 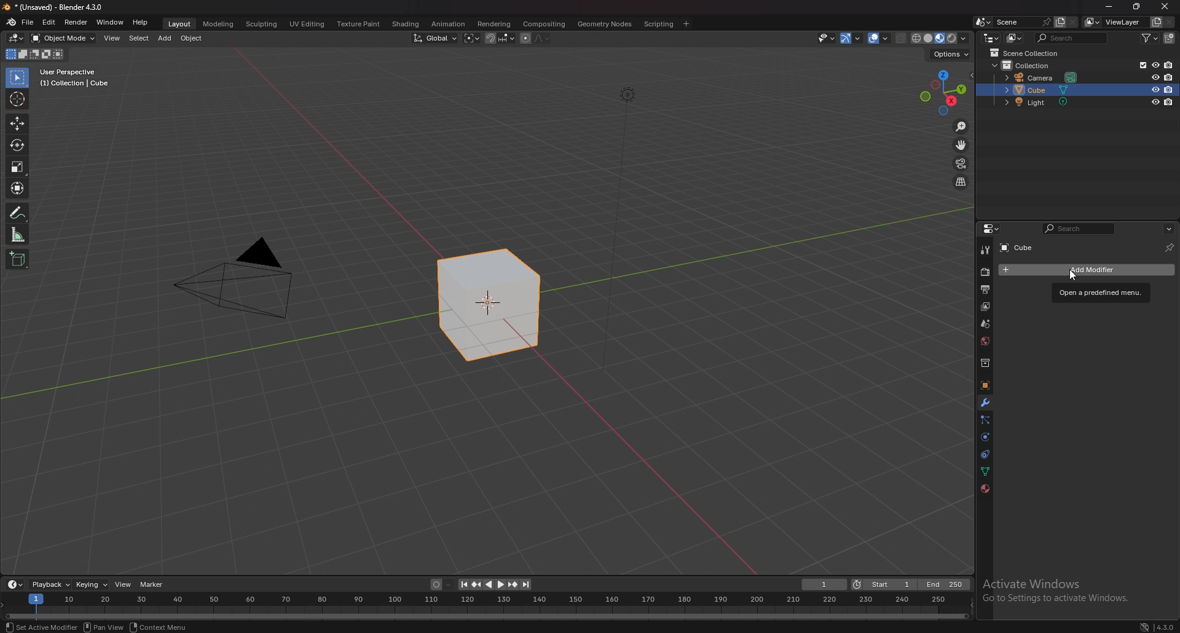 I want to click on selected cube, so click(x=492, y=304).